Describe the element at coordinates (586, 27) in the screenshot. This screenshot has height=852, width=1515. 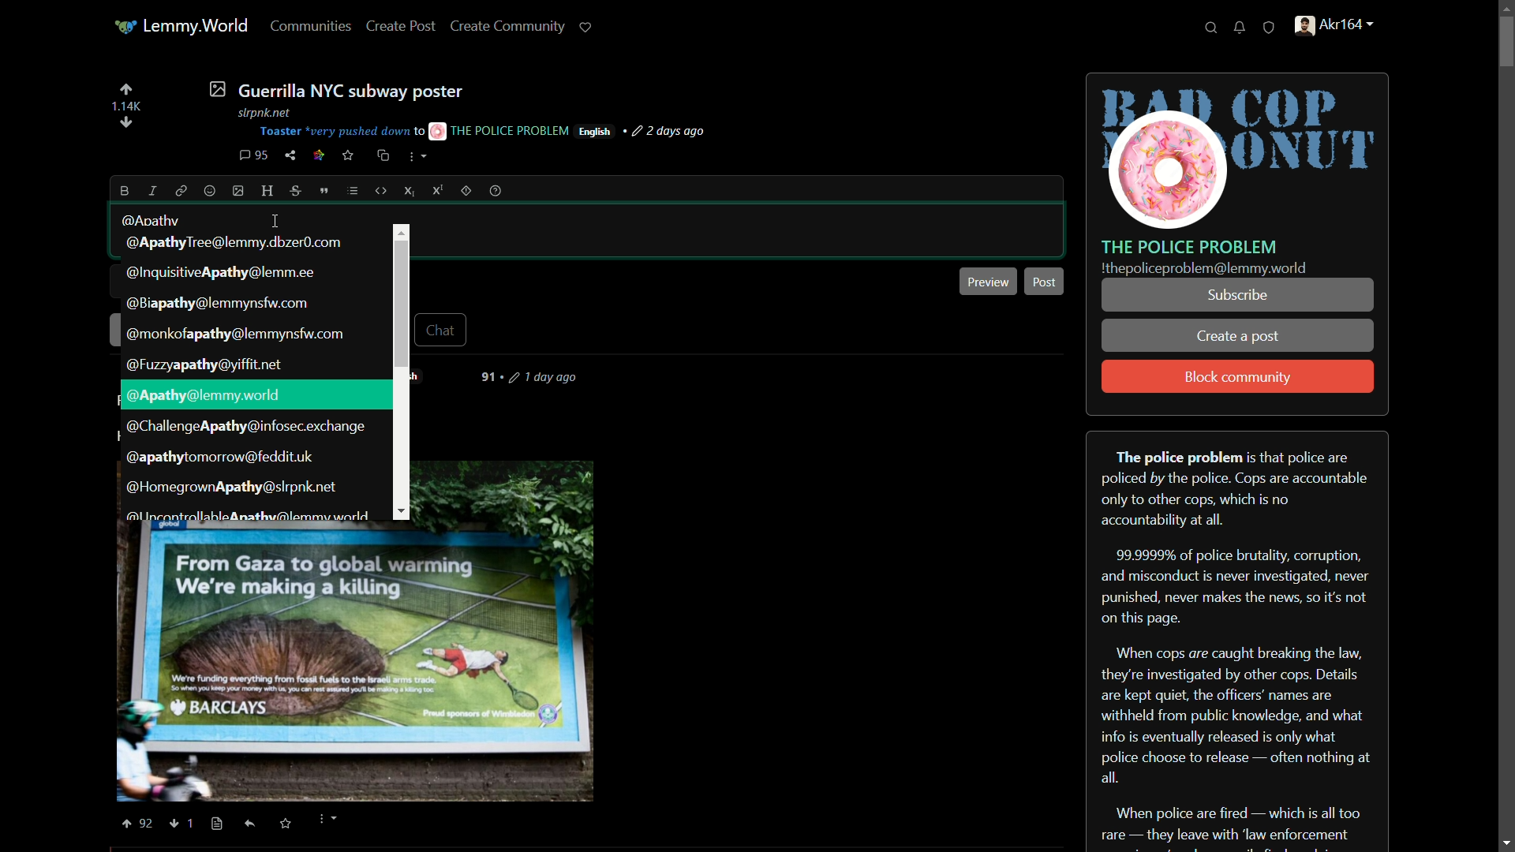
I see `support lemmy.world` at that location.